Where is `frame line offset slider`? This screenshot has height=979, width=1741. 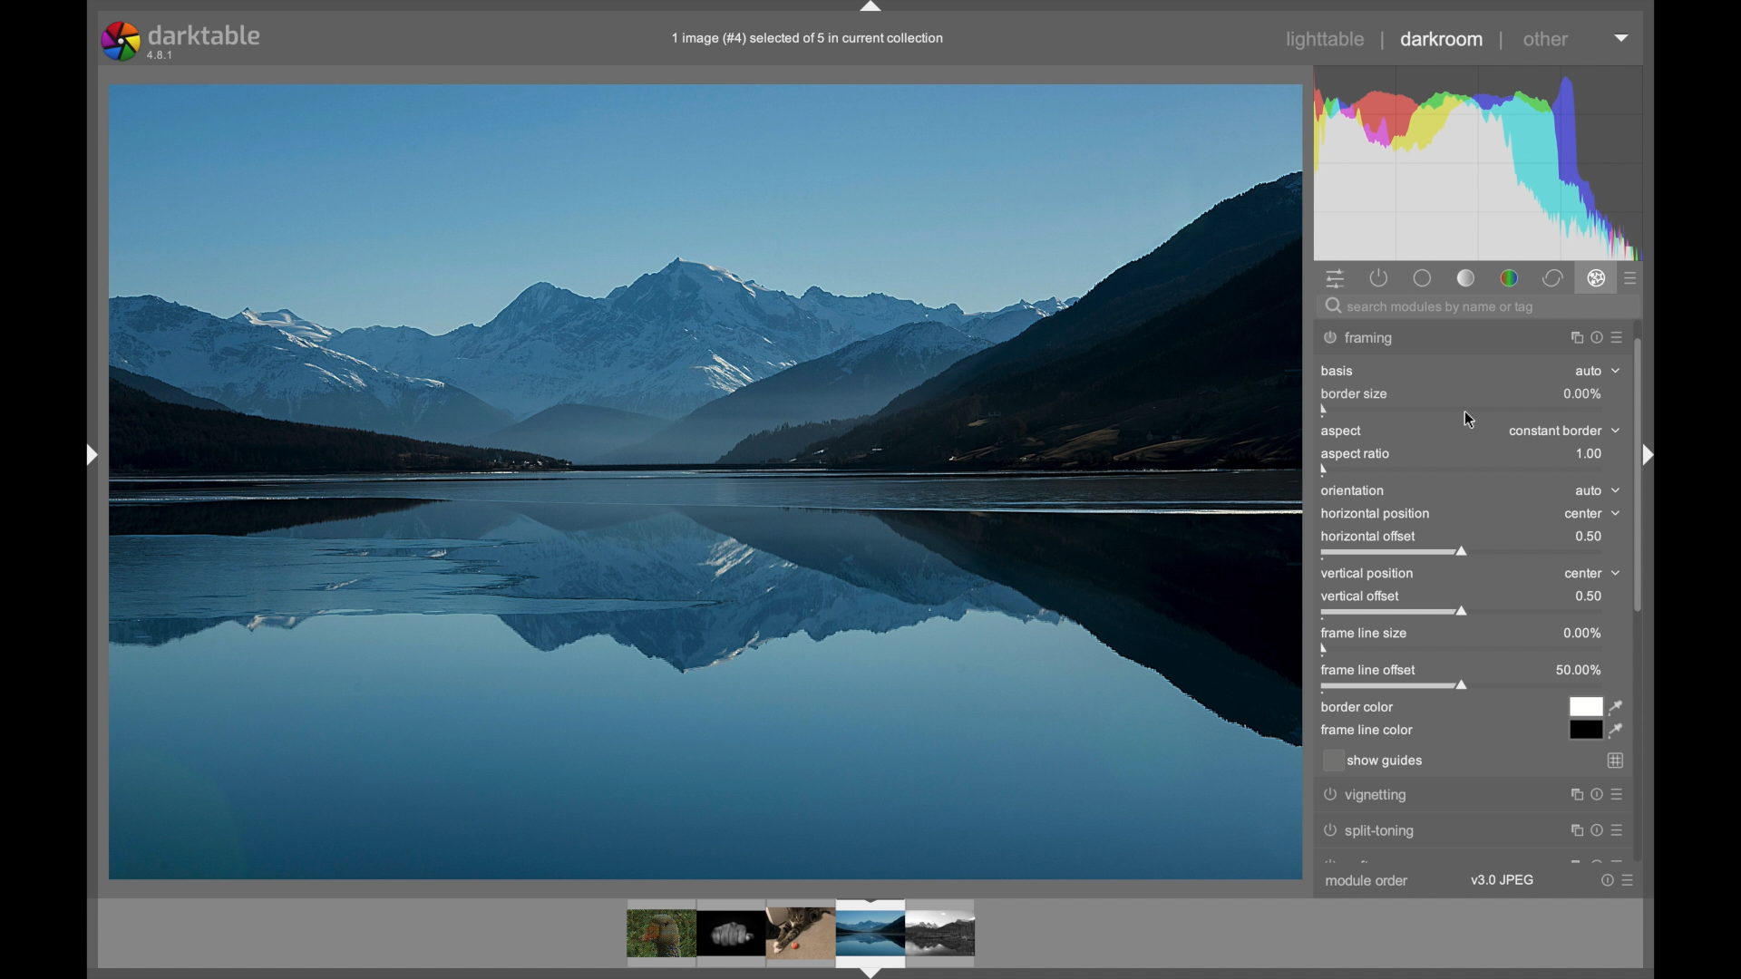
frame line offset slider is located at coordinates (1397, 679).